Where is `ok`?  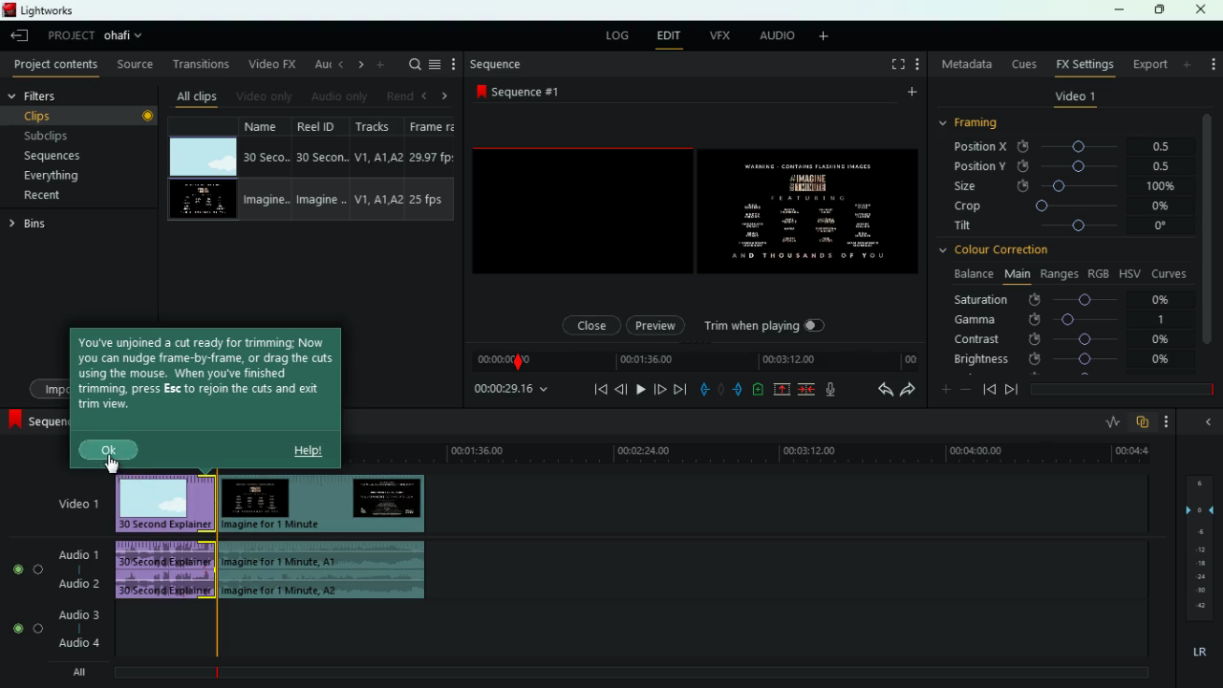
ok is located at coordinates (110, 452).